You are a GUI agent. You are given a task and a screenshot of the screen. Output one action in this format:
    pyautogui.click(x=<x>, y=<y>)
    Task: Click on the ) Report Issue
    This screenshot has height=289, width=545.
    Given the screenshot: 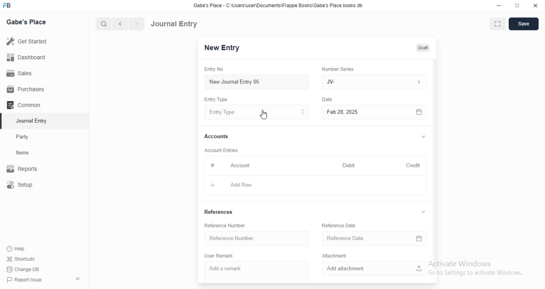 What is the action you would take?
    pyautogui.click(x=25, y=280)
    